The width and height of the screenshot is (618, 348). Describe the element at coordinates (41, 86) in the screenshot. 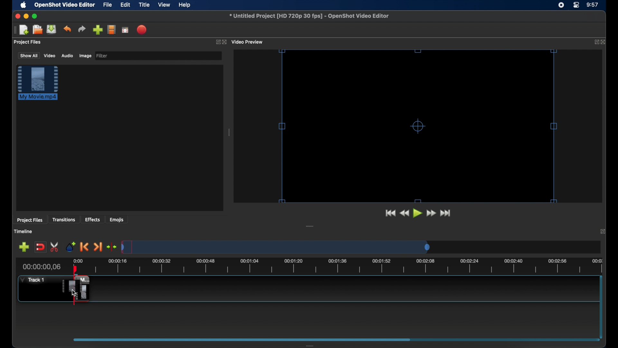

I see `clip highlighted` at that location.